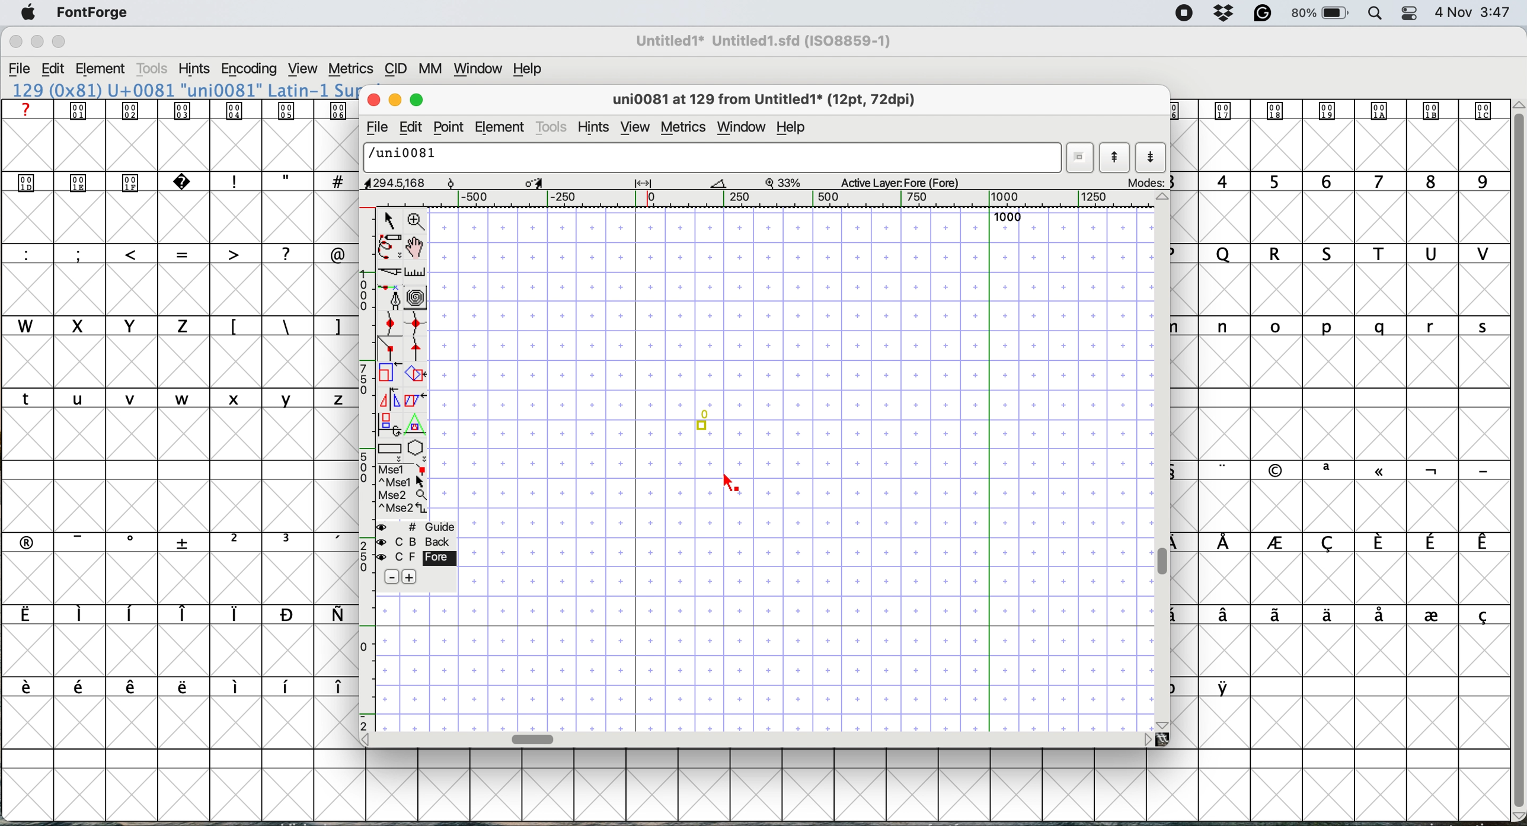 This screenshot has width=1527, height=826. Describe the element at coordinates (378, 126) in the screenshot. I see `file` at that location.